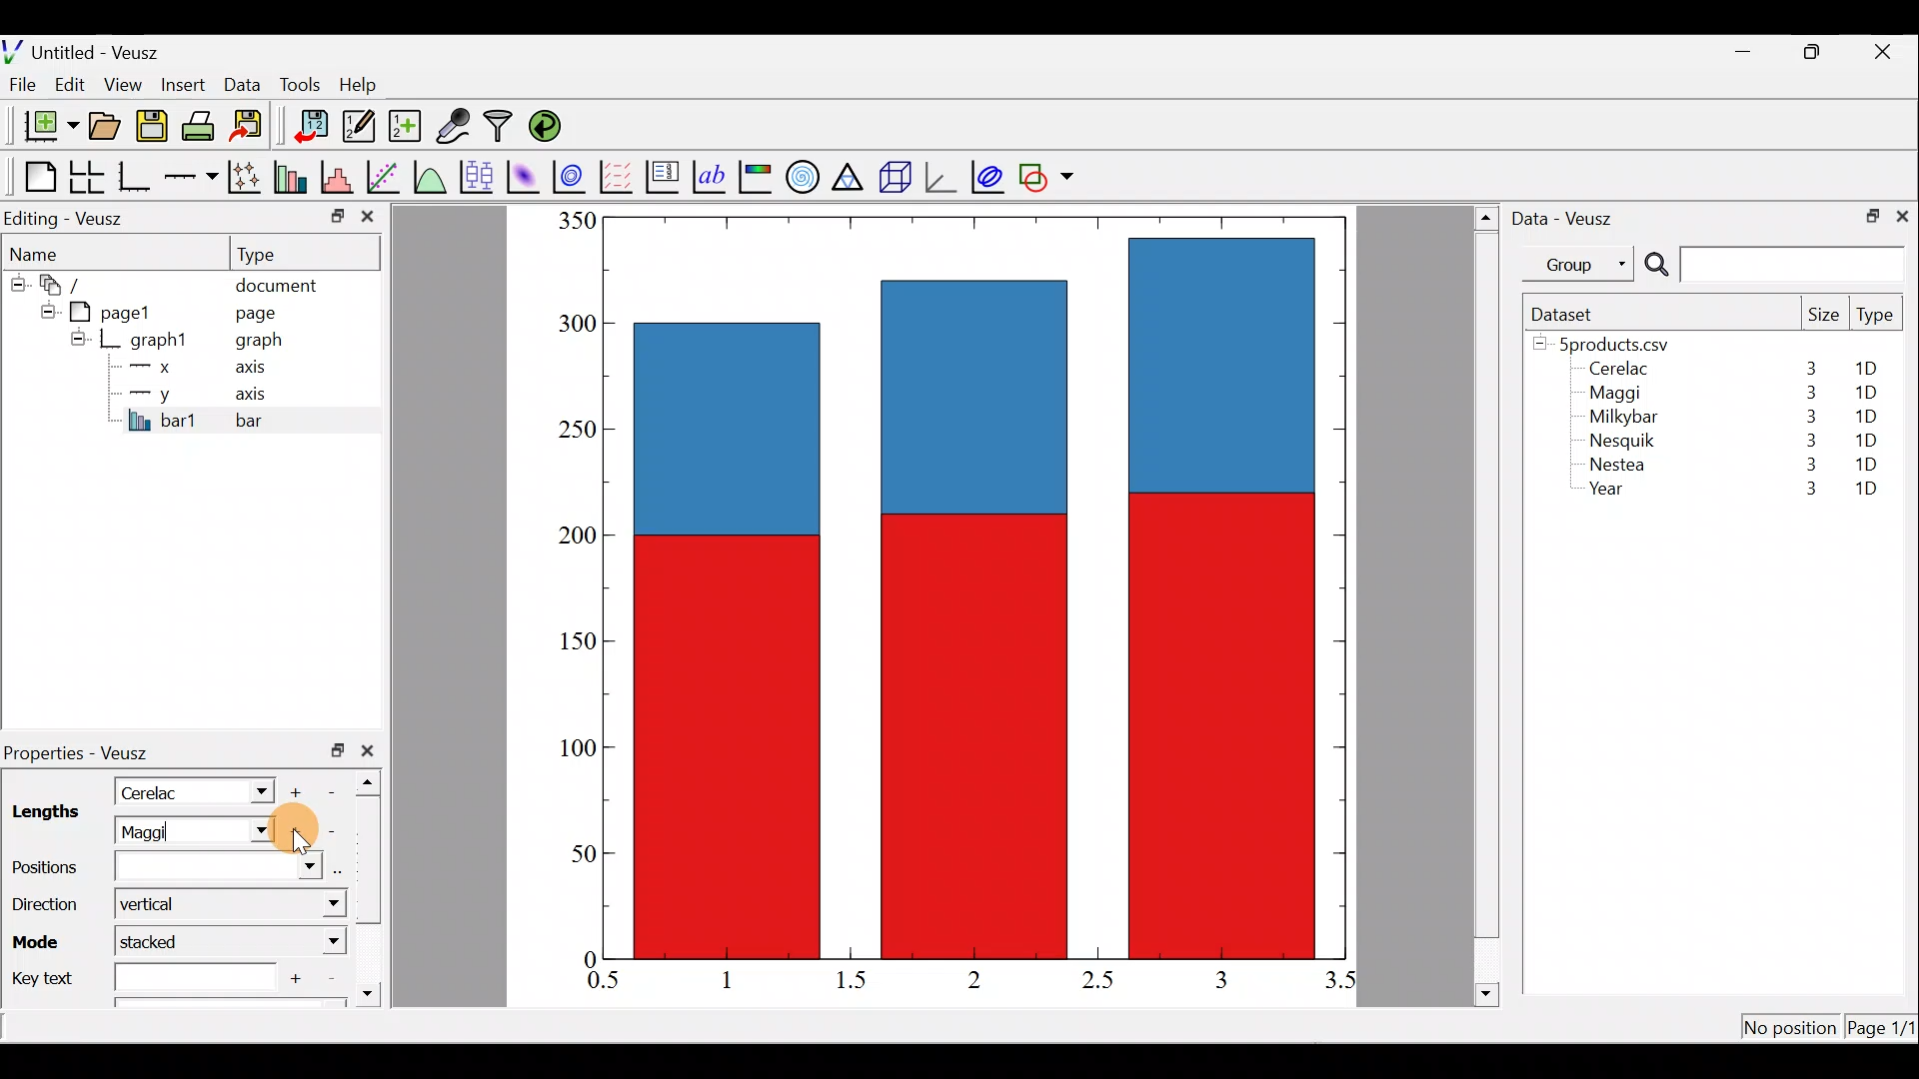  I want to click on Cursor, so click(295, 830).